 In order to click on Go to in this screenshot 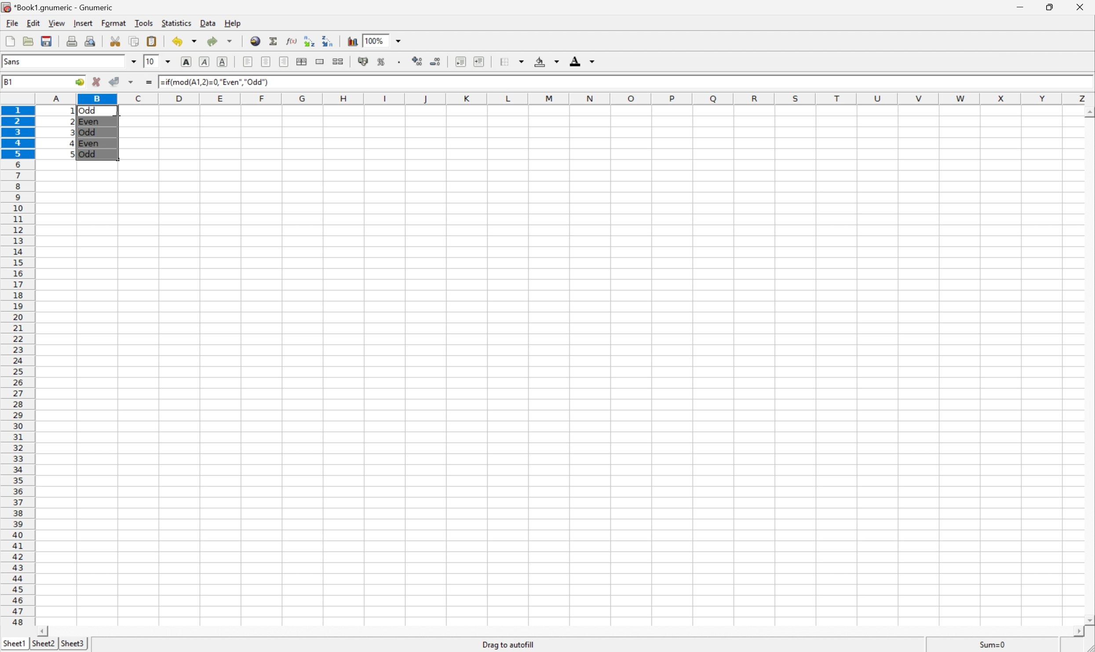, I will do `click(80, 81)`.